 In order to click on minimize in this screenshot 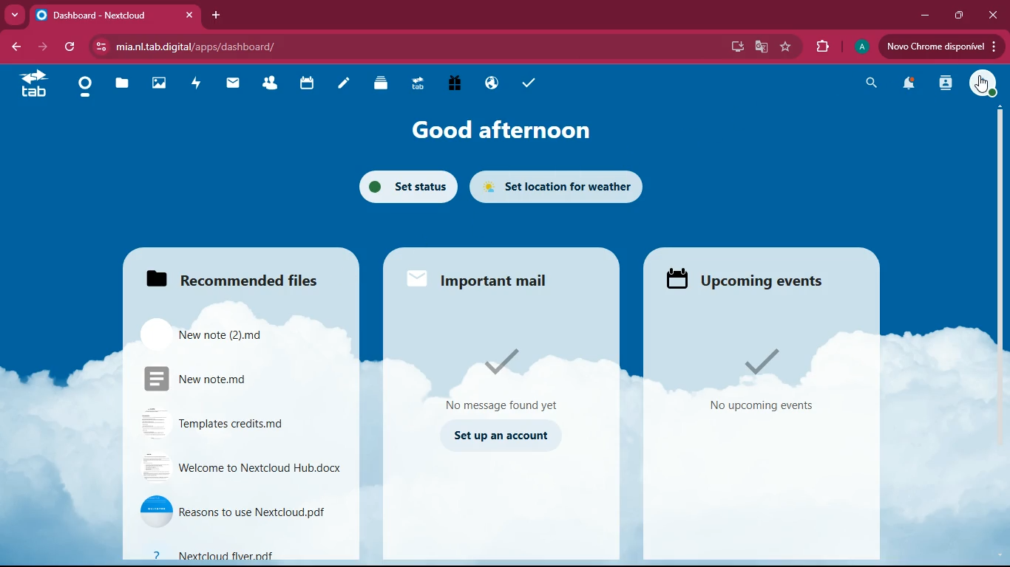, I will do `click(929, 16)`.